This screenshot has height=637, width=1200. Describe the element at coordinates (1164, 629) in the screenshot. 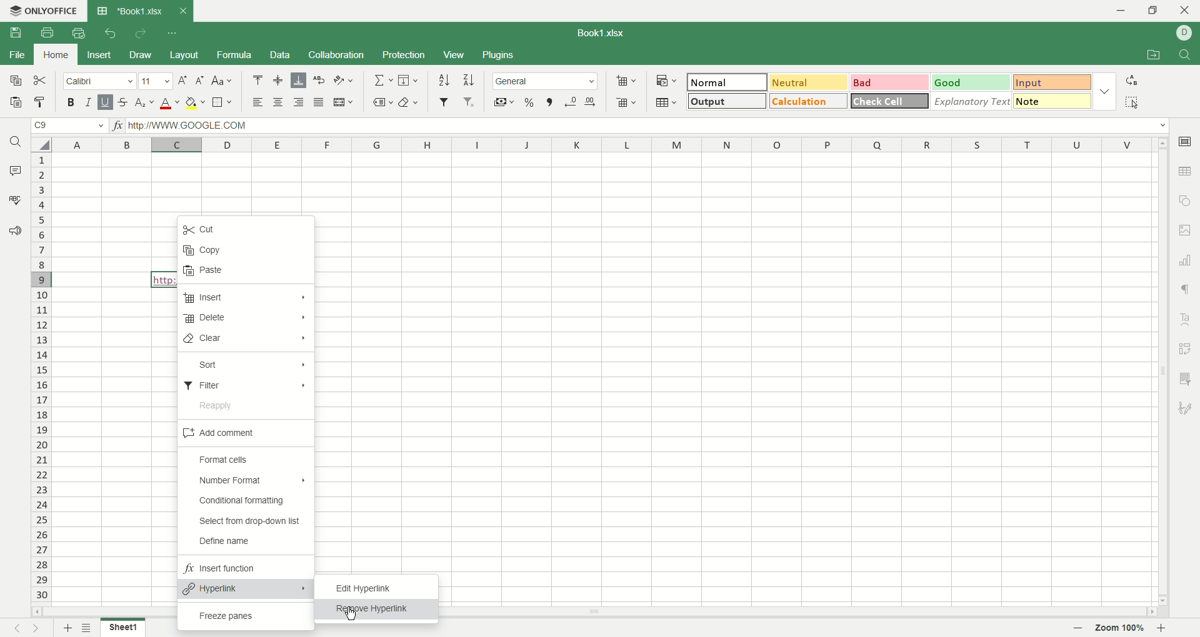

I see `zoom out` at that location.